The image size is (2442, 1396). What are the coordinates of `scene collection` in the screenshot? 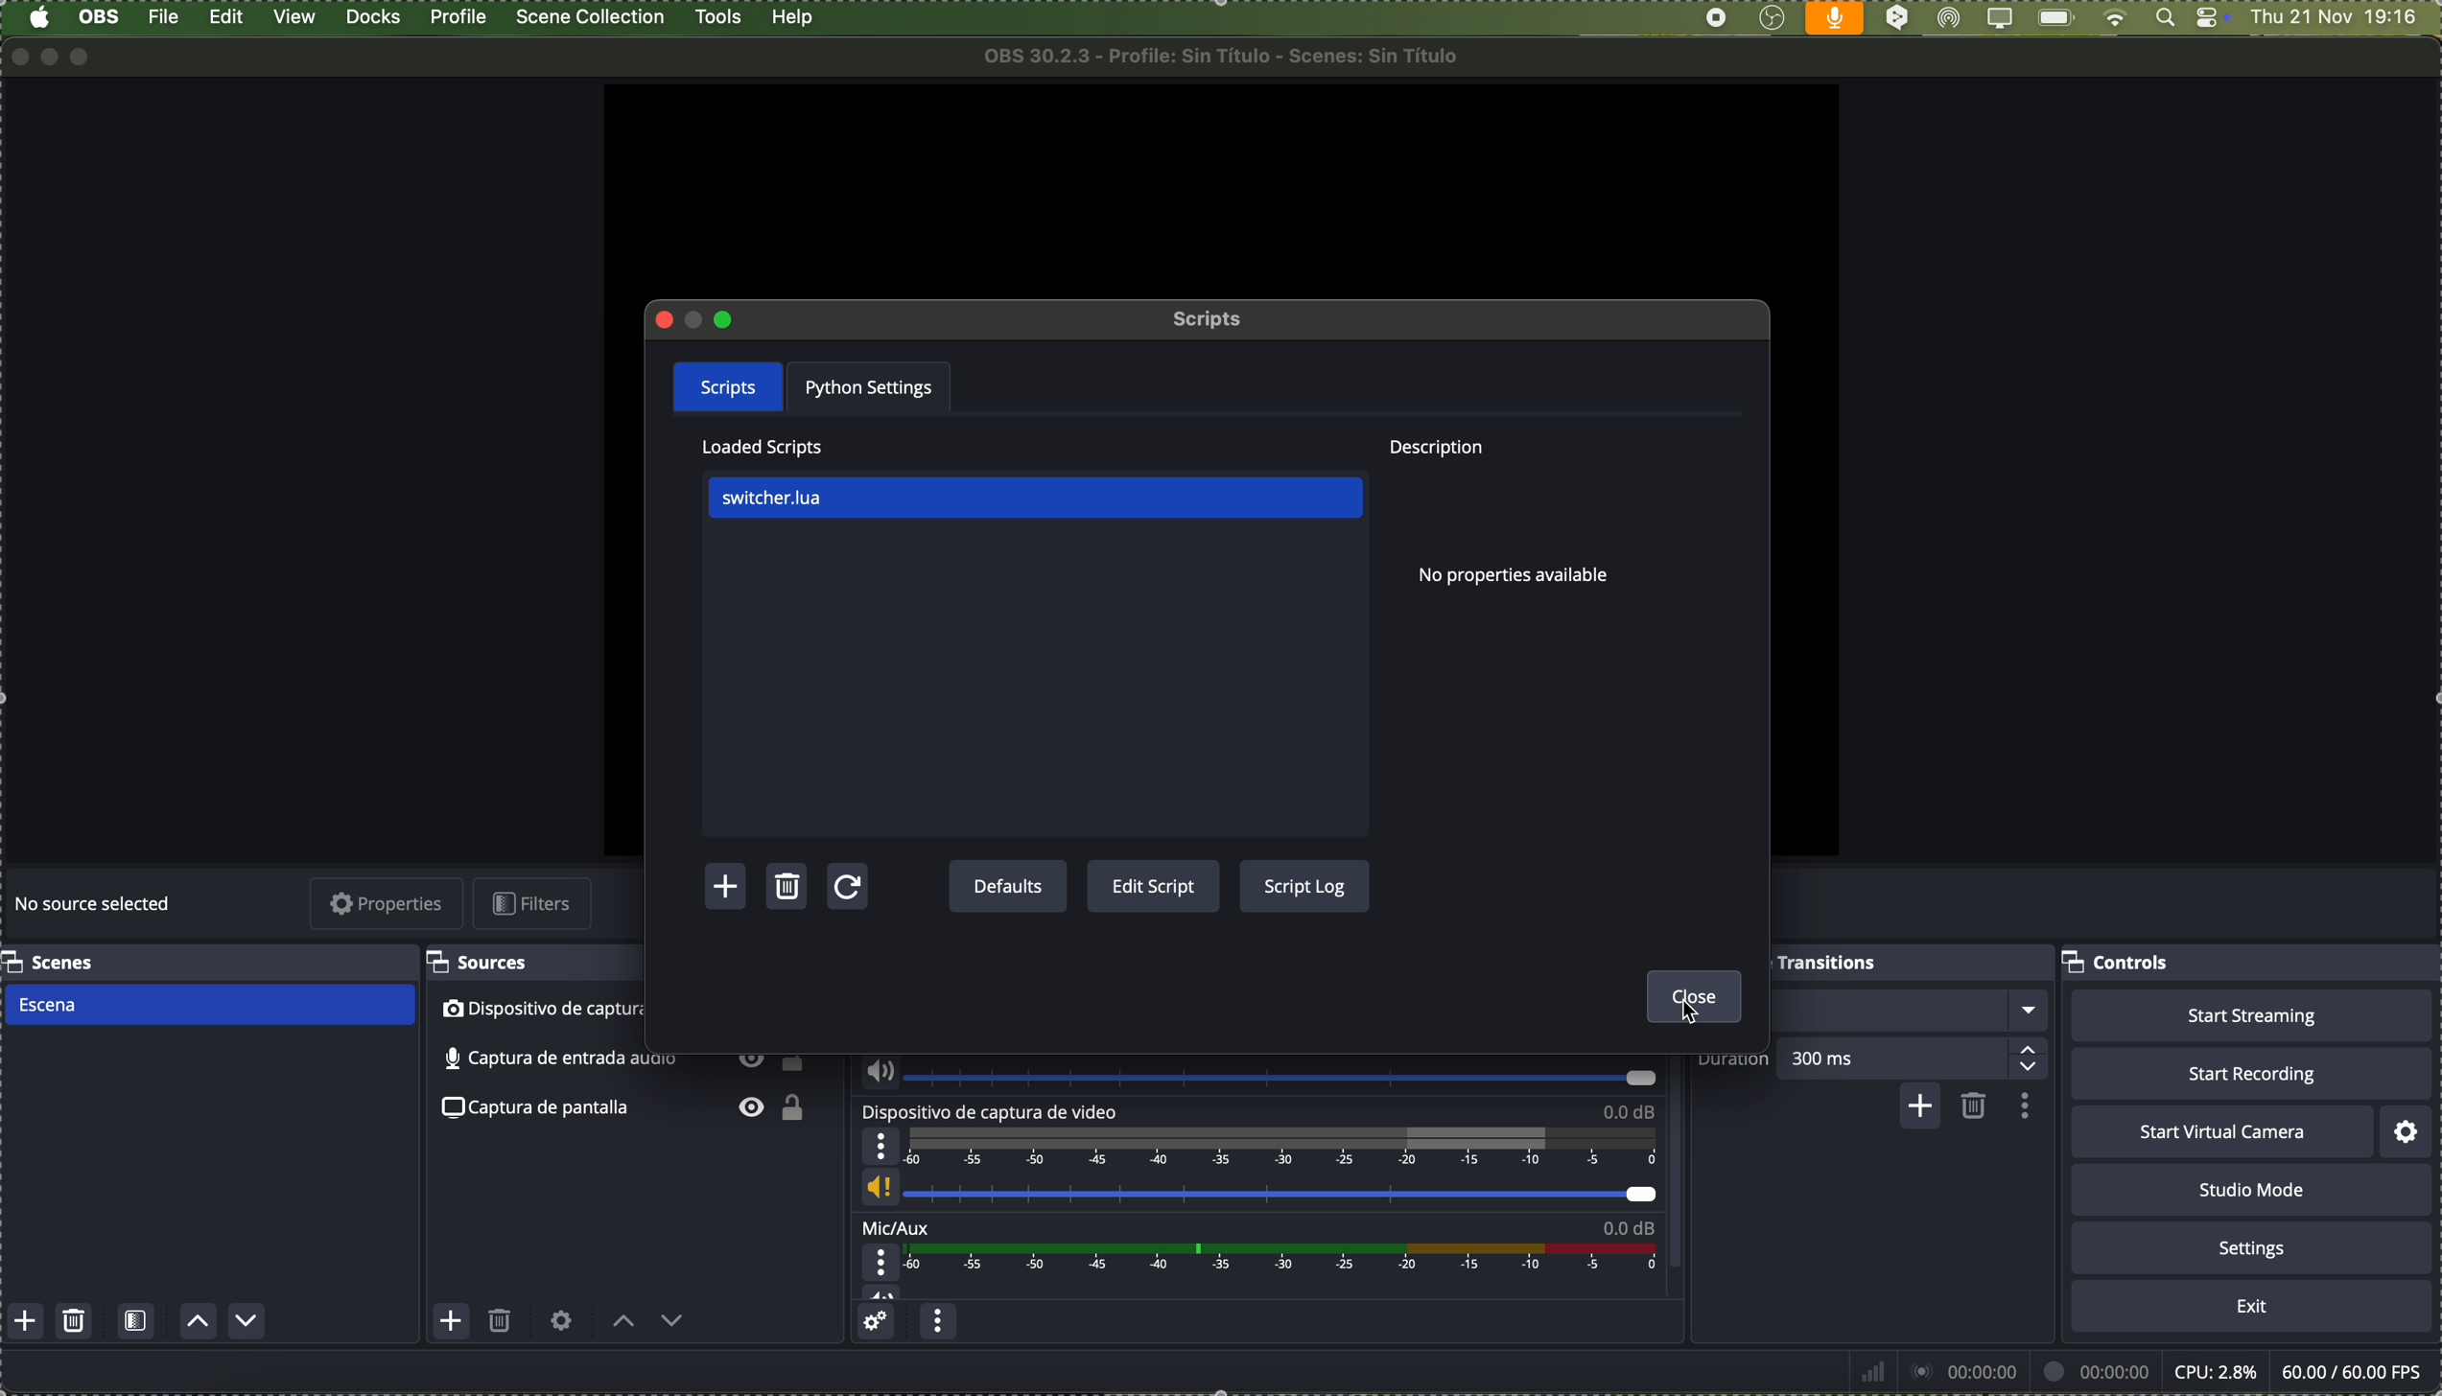 It's located at (592, 17).